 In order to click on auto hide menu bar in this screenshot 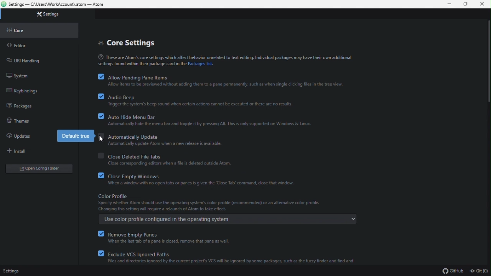, I will do `click(206, 120)`.